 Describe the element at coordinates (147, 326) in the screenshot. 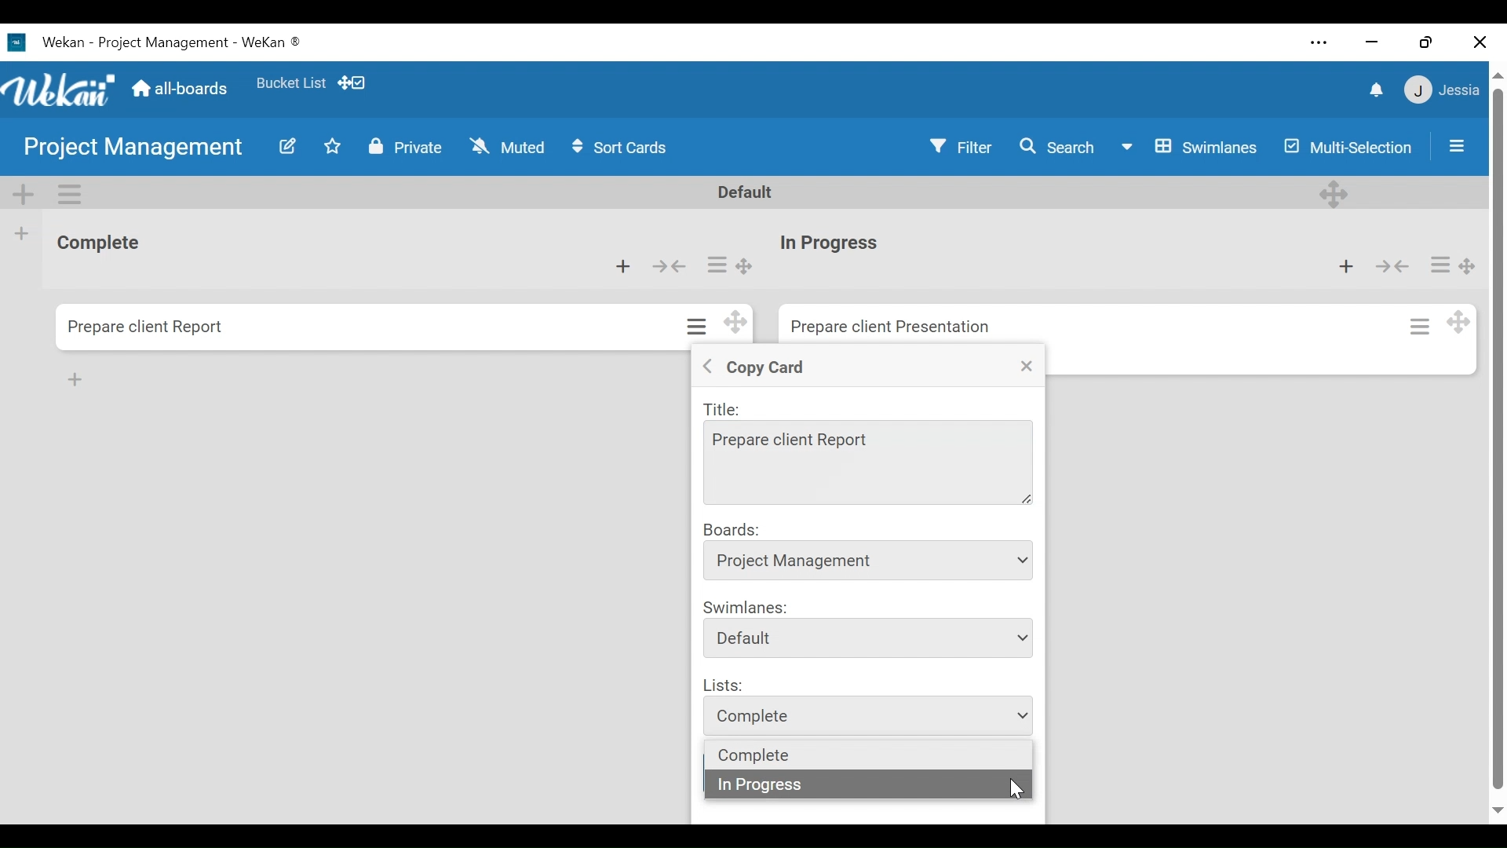

I see `Card Title` at that location.